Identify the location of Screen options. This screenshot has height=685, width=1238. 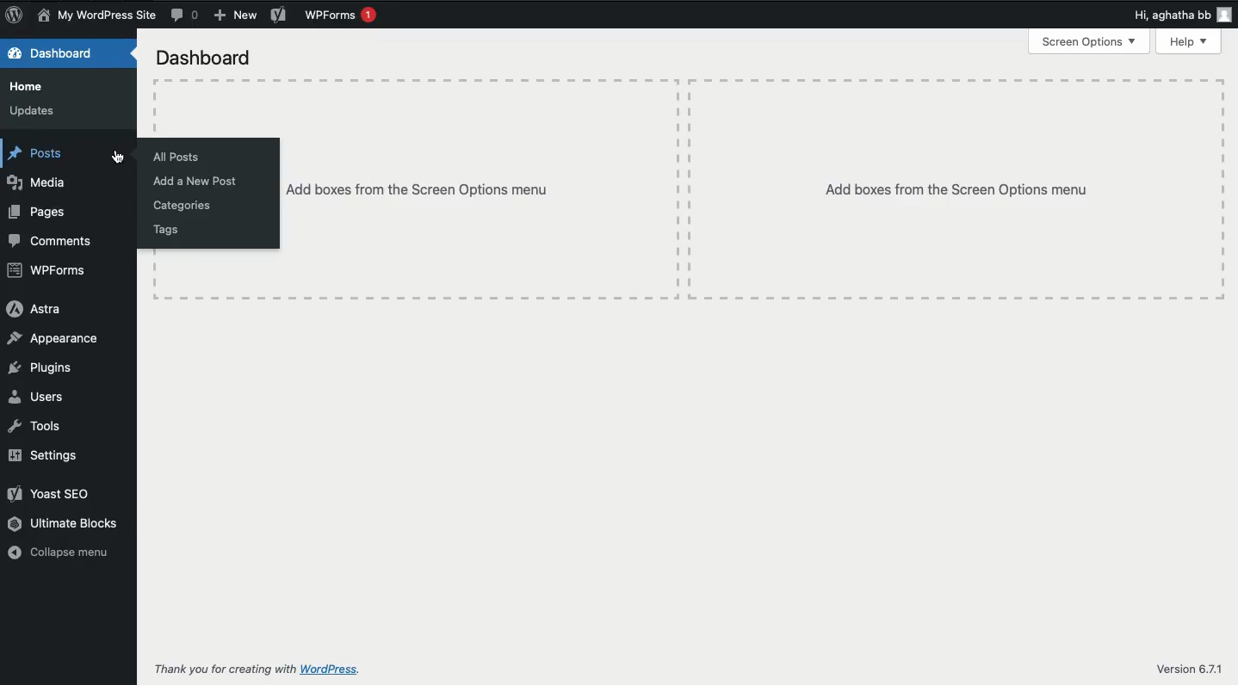
(1092, 41).